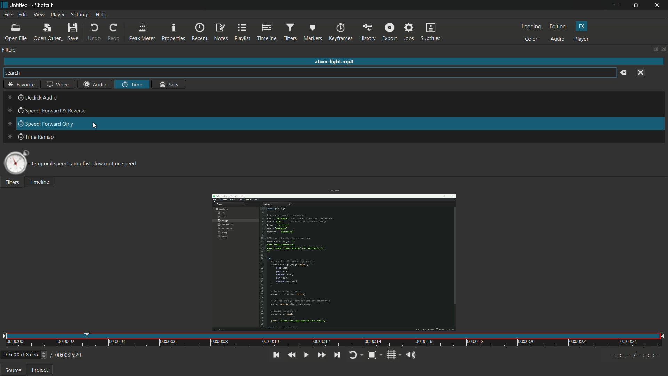  What do you see at coordinates (532, 39) in the screenshot?
I see `color` at bounding box center [532, 39].